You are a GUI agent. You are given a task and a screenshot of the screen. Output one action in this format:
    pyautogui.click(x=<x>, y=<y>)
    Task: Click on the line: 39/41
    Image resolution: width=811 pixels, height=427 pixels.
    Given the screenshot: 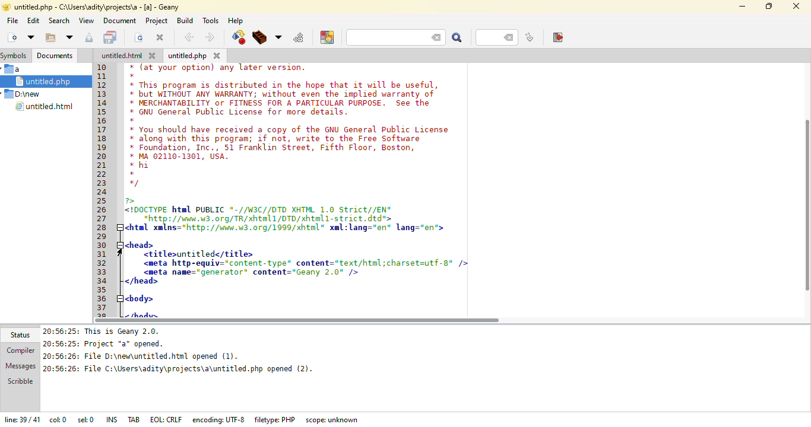 What is the action you would take?
    pyautogui.click(x=22, y=419)
    